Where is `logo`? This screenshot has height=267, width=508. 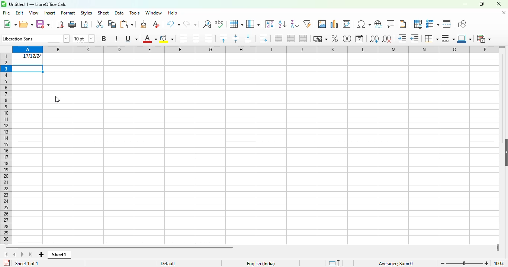
logo is located at coordinates (4, 4).